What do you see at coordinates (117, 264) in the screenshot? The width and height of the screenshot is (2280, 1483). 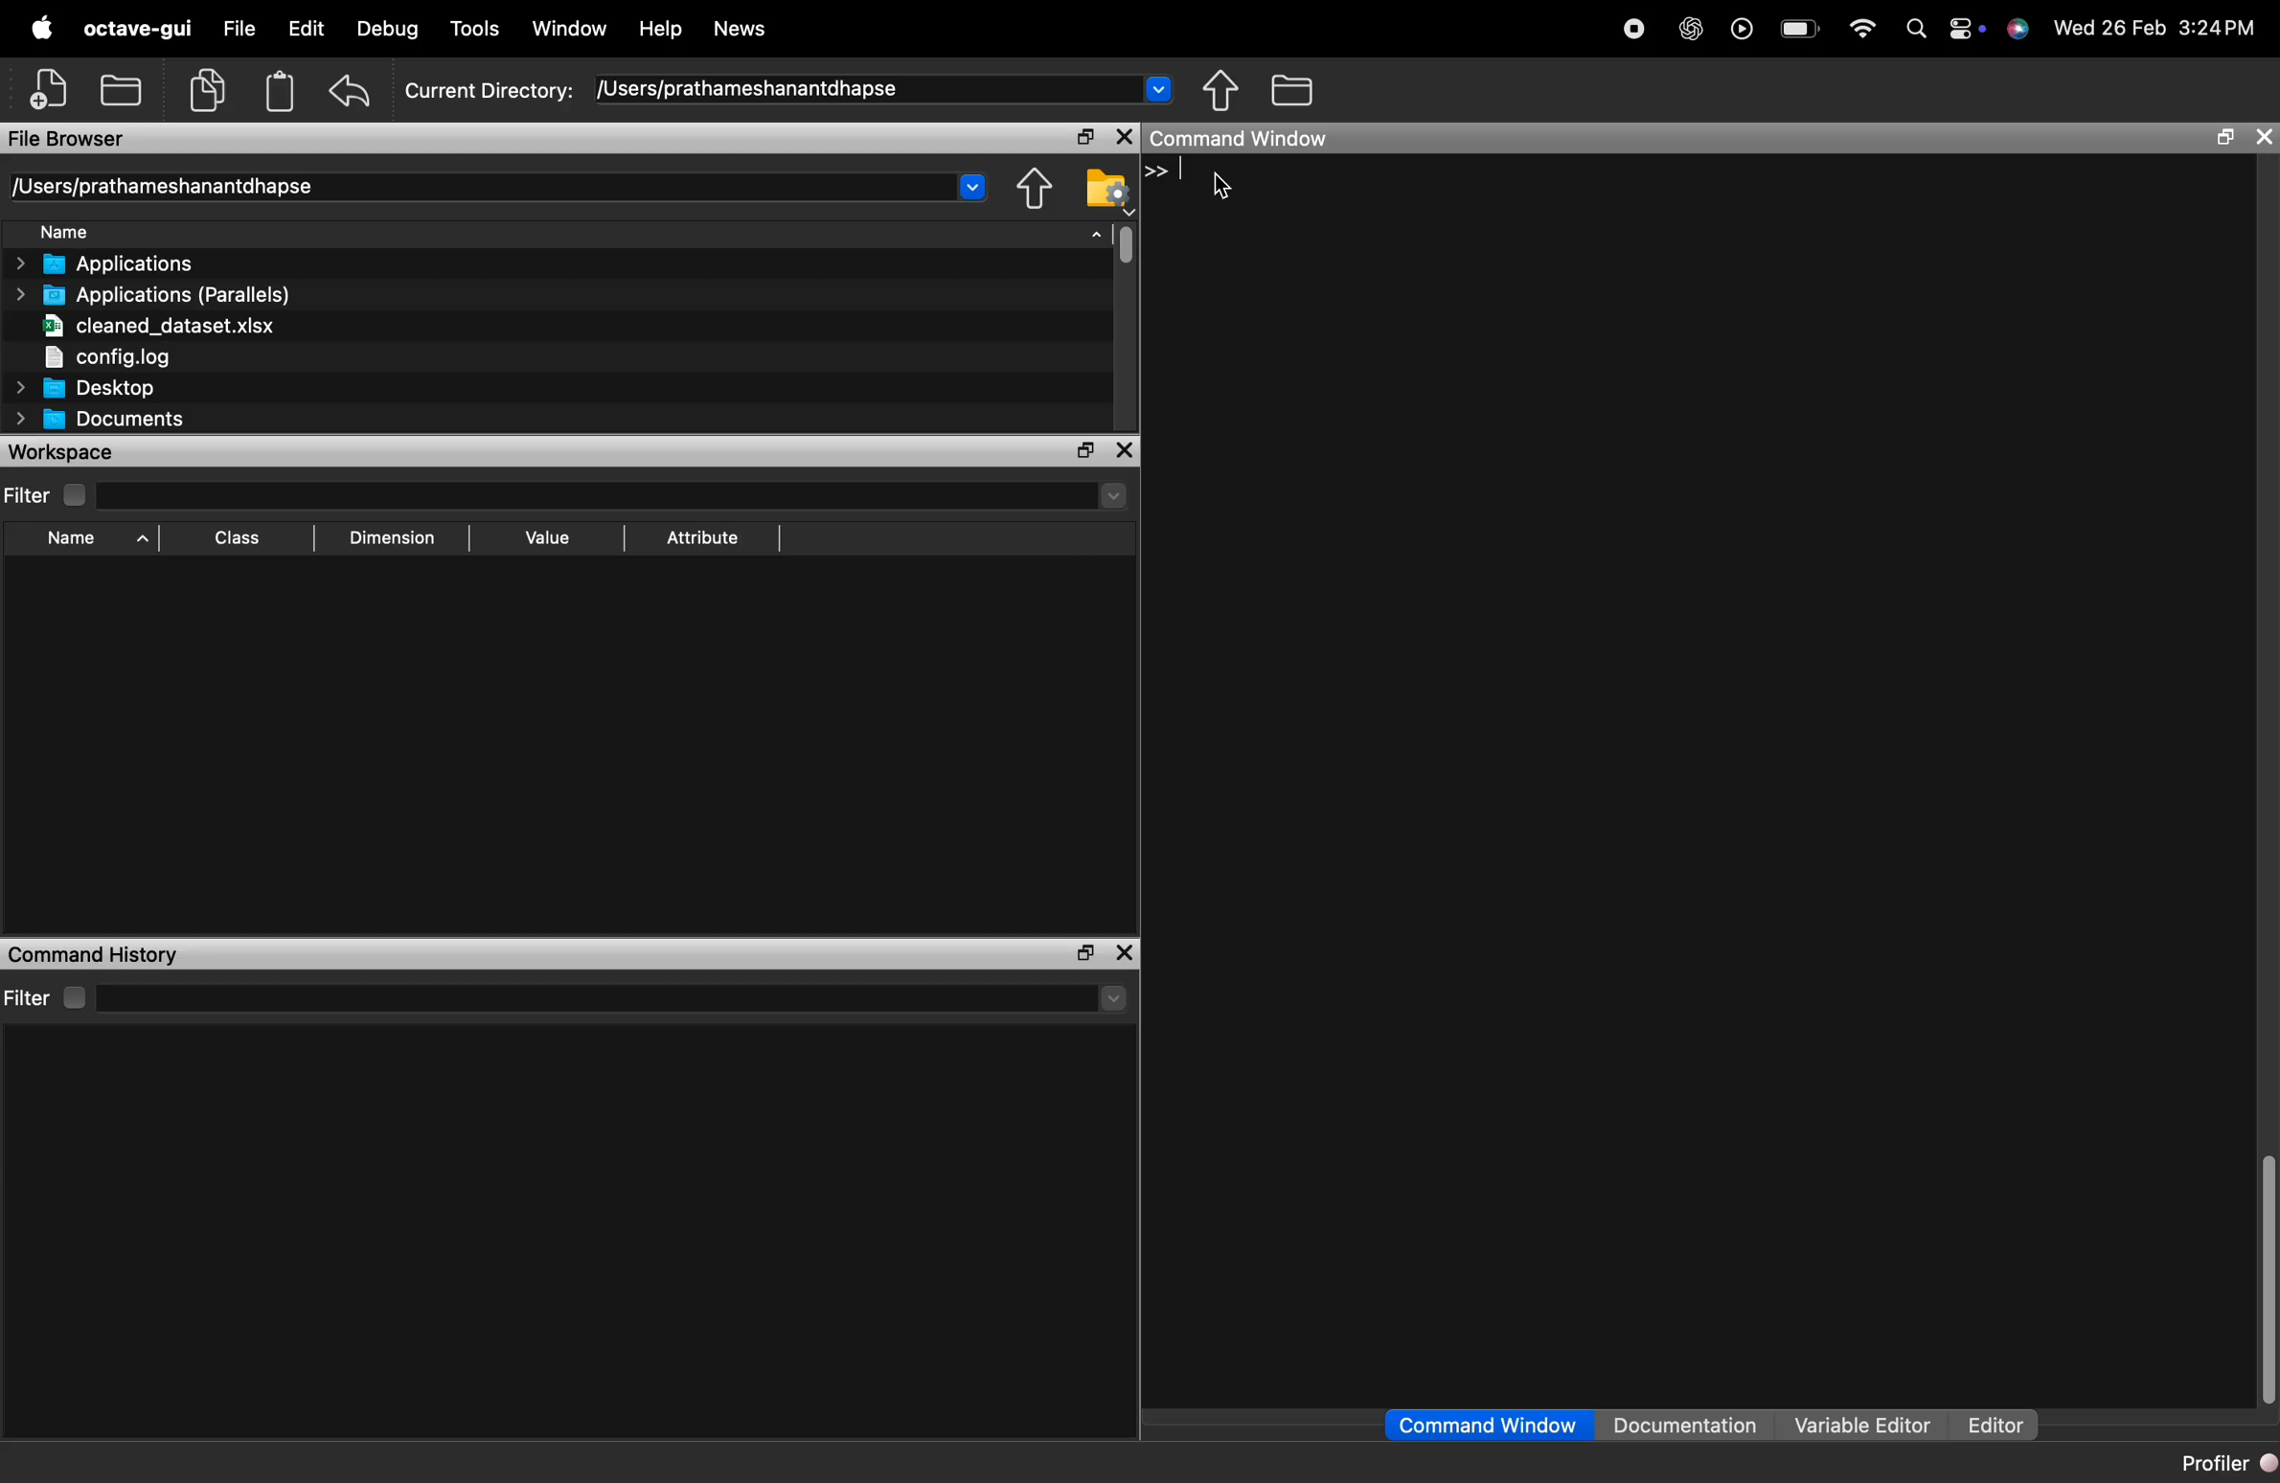 I see `Applications` at bounding box center [117, 264].